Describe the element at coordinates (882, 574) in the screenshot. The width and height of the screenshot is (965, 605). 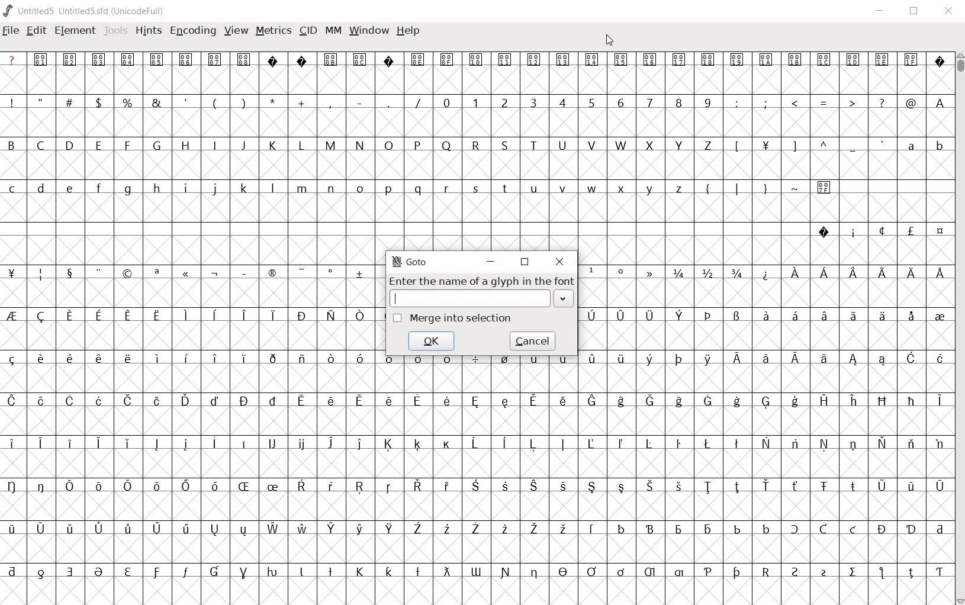
I see `Symbol` at that location.